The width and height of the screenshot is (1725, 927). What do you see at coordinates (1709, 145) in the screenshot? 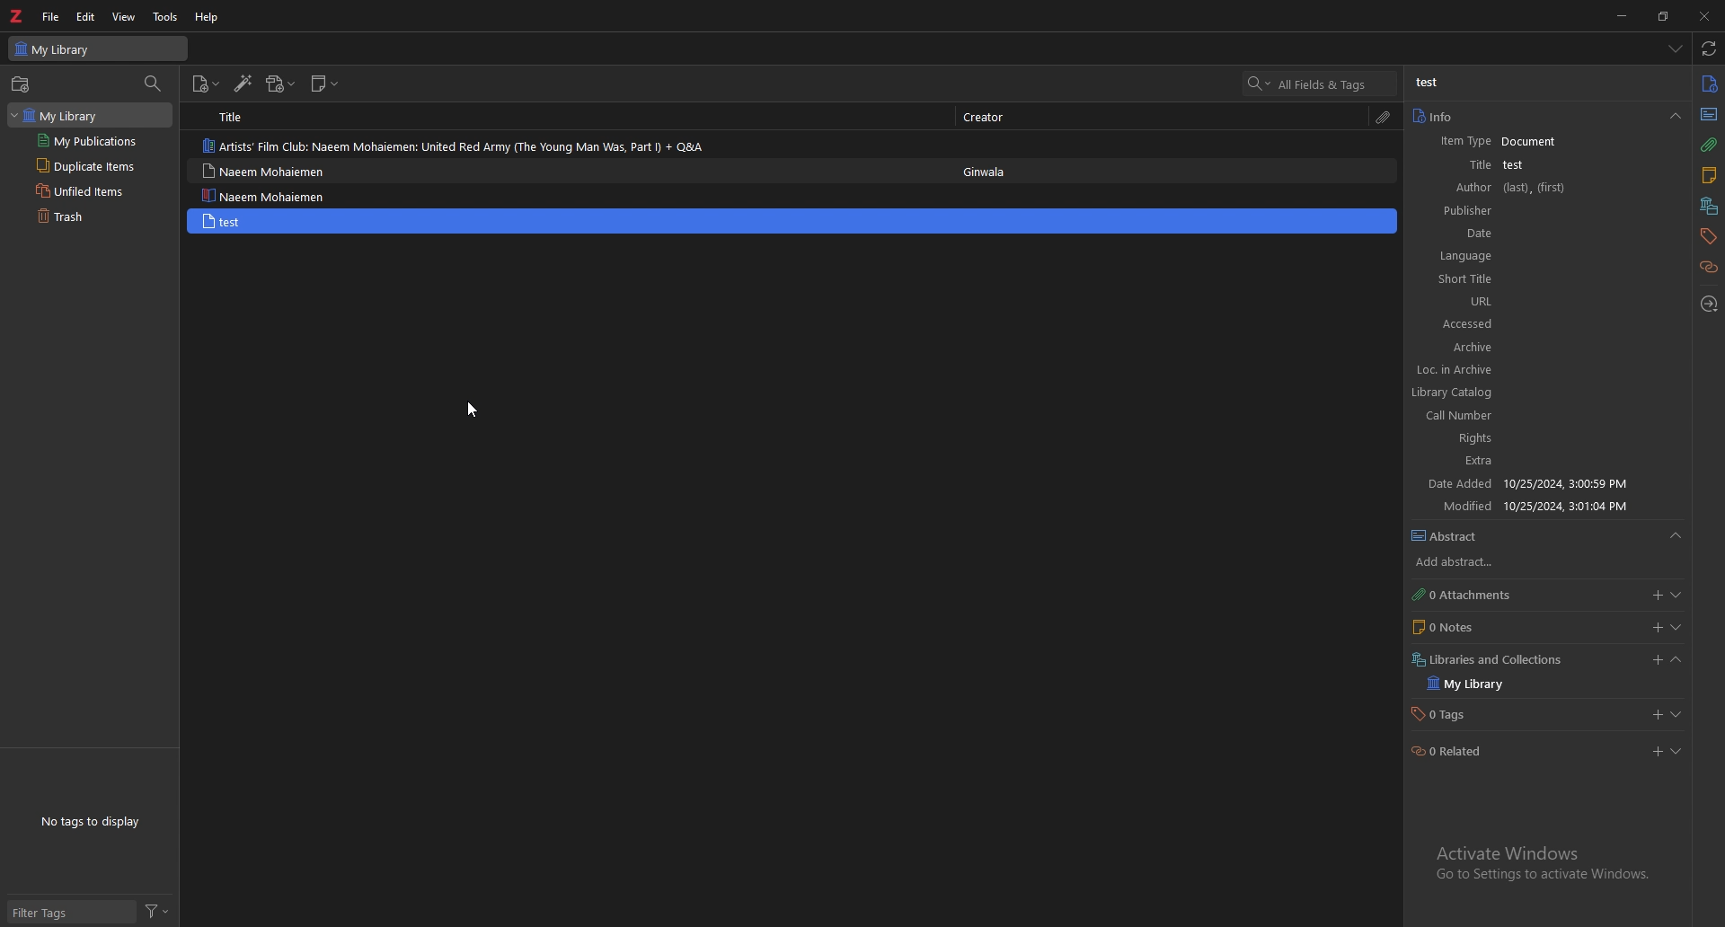
I see `attachments` at bounding box center [1709, 145].